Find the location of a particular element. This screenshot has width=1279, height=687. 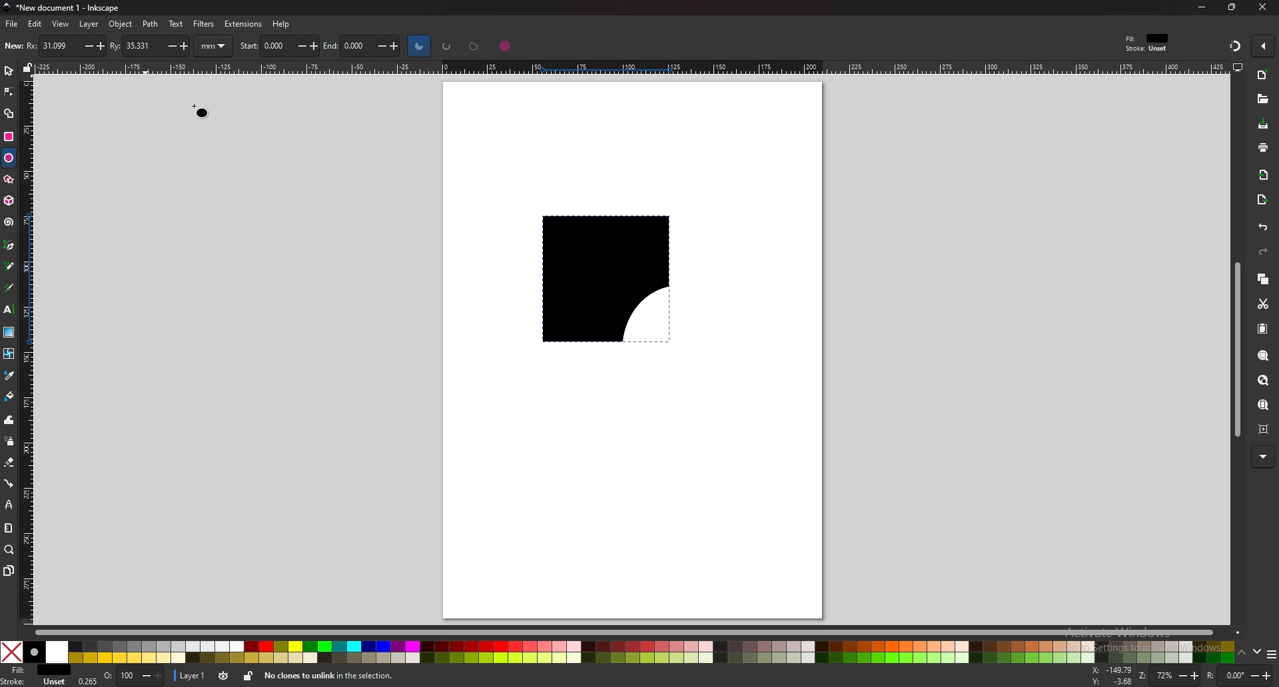

minimize is located at coordinates (1203, 7).